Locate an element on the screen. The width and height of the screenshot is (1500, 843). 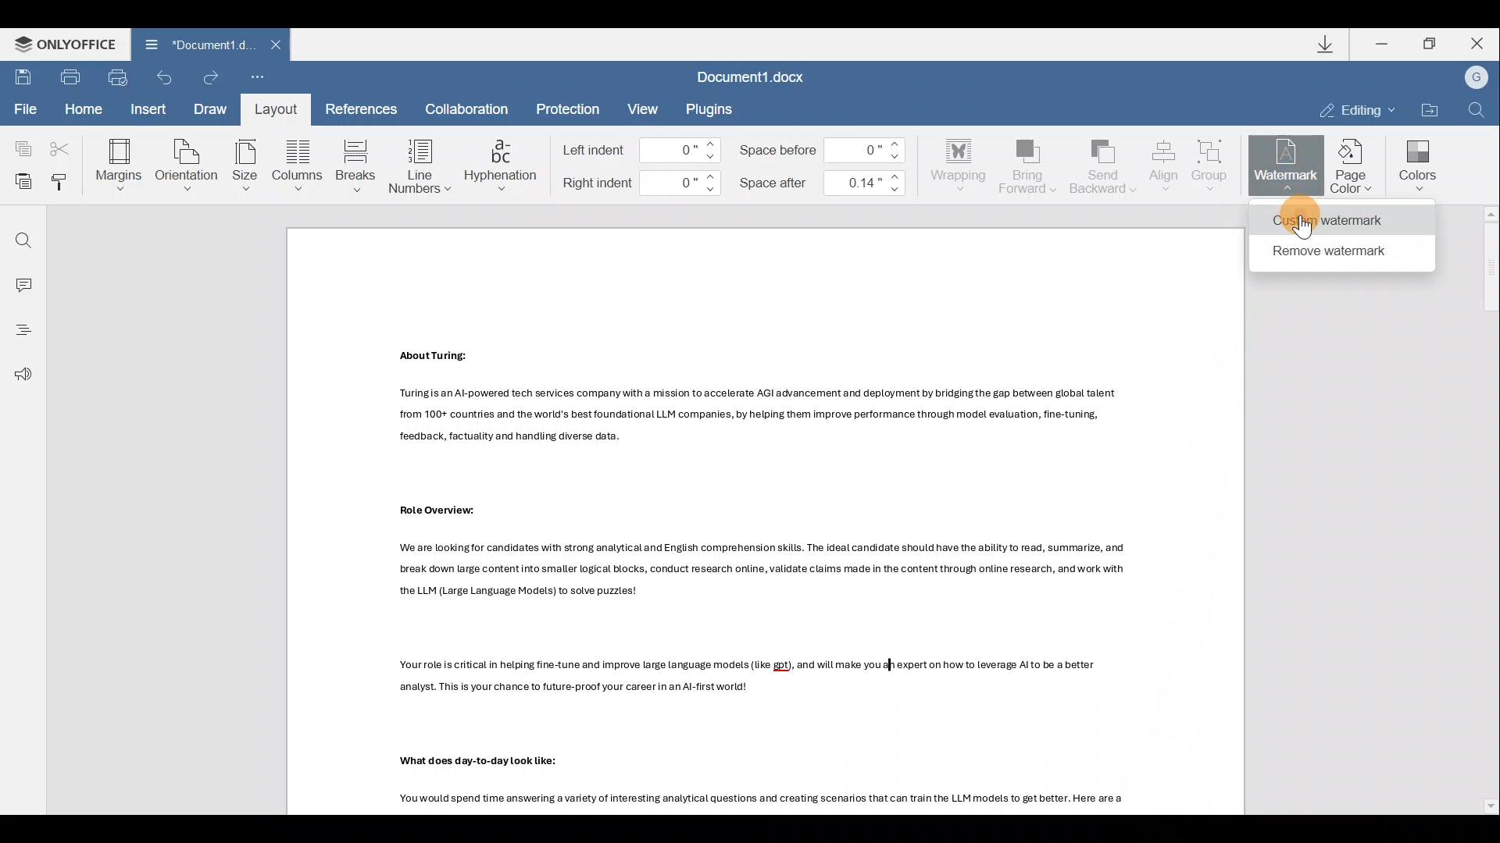
Collaboration is located at coordinates (473, 108).